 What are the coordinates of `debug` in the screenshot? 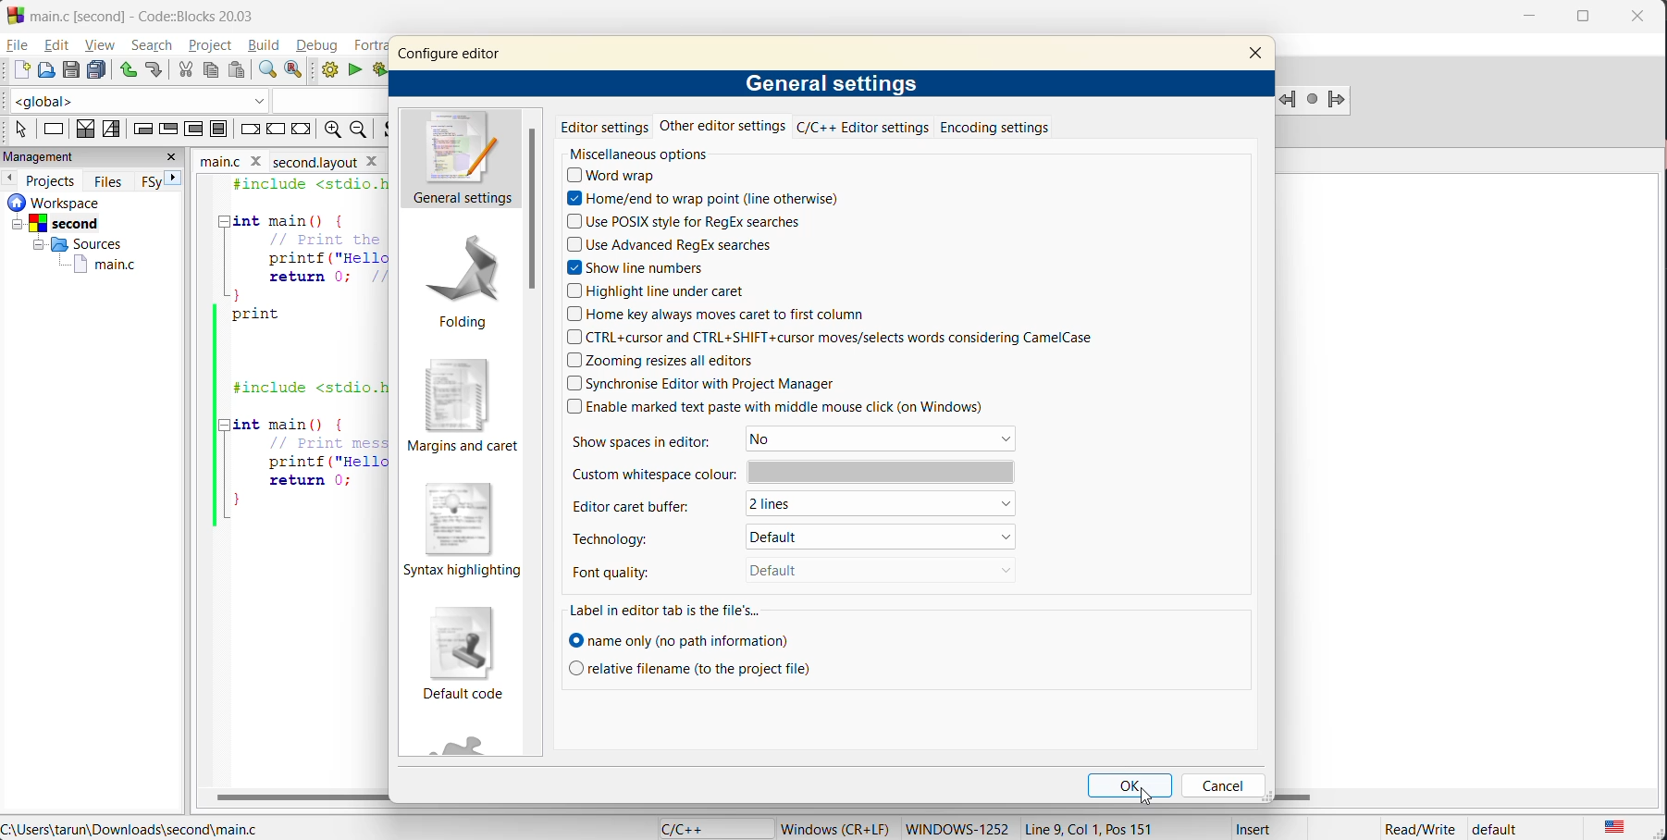 It's located at (322, 46).